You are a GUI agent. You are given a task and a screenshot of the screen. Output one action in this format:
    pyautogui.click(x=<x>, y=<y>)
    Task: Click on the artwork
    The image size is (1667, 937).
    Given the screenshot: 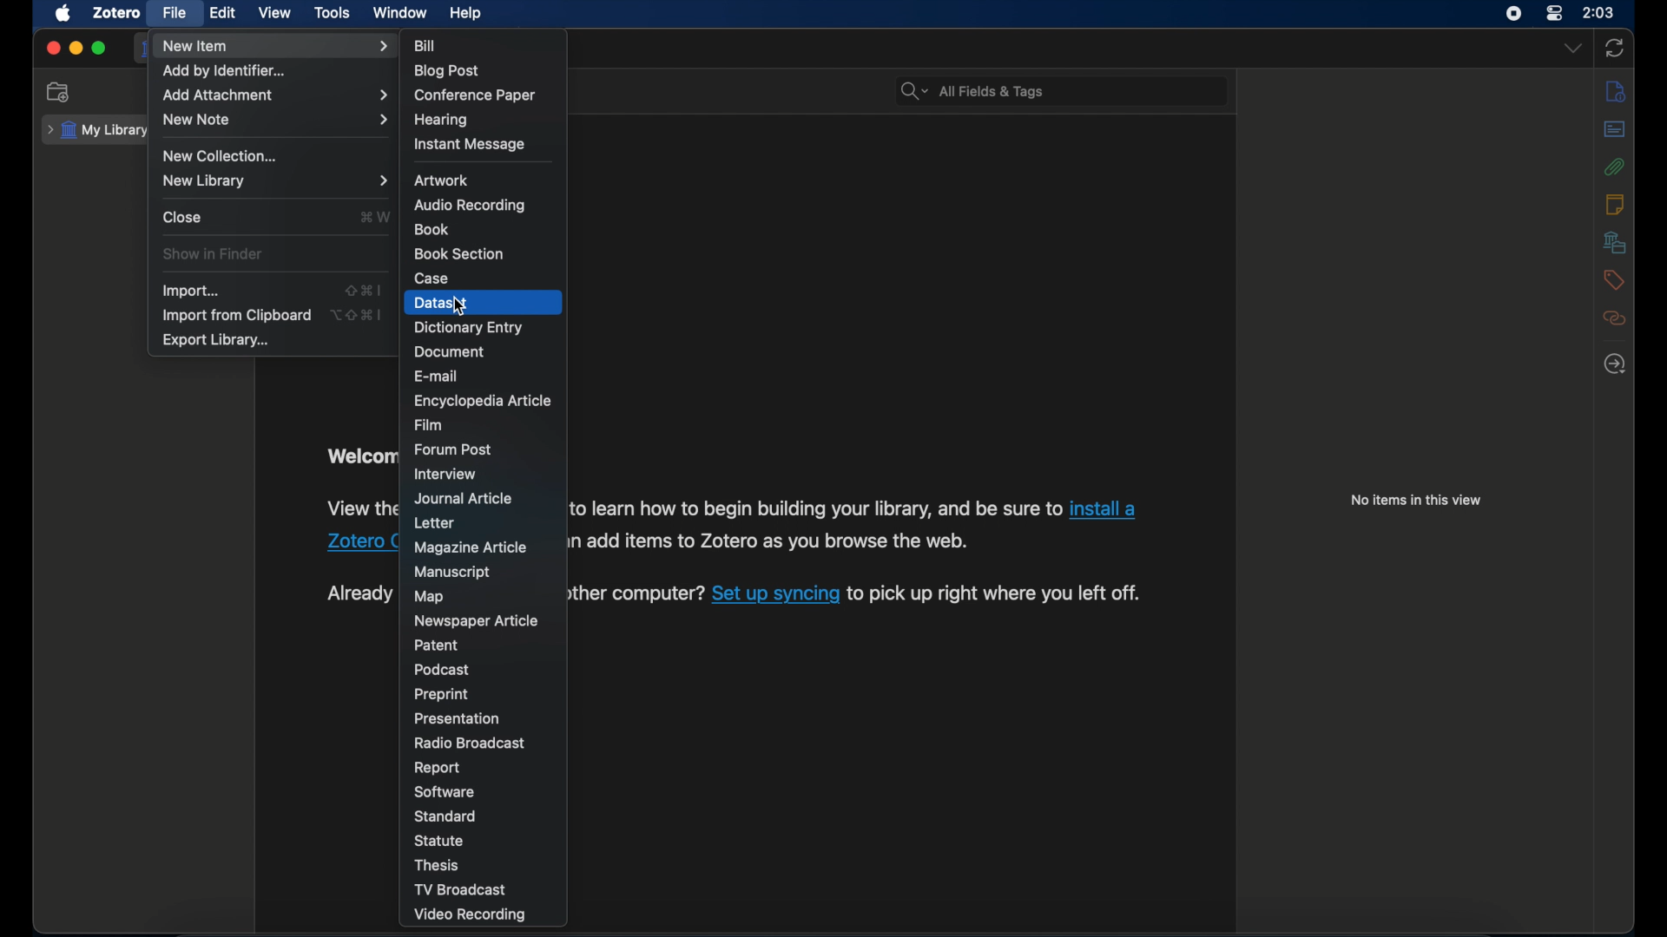 What is the action you would take?
    pyautogui.click(x=442, y=180)
    